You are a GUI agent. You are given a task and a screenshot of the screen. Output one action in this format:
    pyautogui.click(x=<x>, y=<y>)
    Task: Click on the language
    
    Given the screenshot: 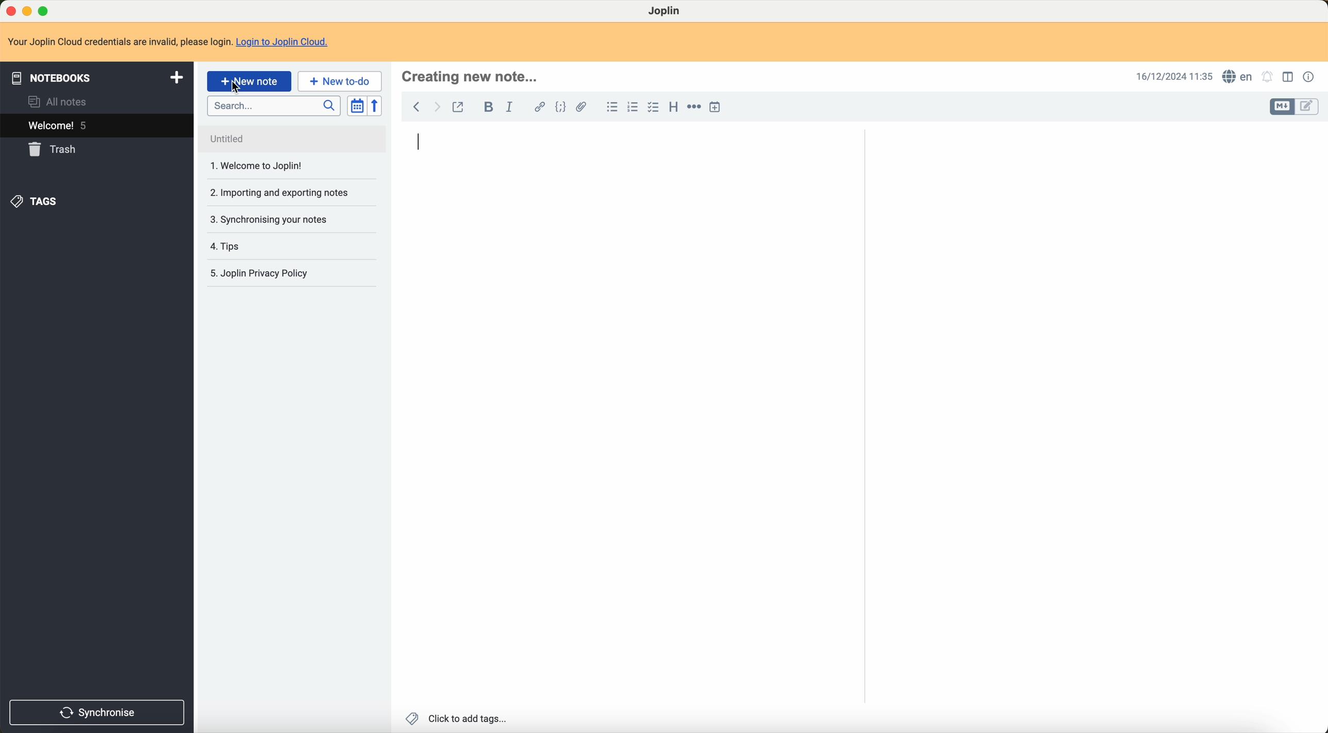 What is the action you would take?
    pyautogui.click(x=1237, y=76)
    